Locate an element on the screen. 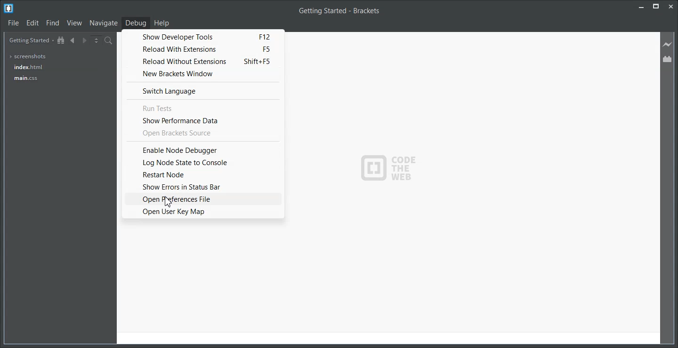 The width and height of the screenshot is (678, 348). Log Node State to Console is located at coordinates (202, 162).